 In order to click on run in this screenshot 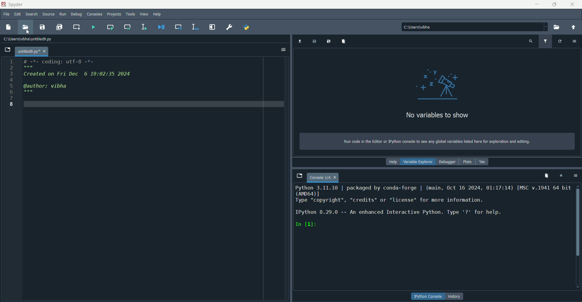, I will do `click(63, 14)`.